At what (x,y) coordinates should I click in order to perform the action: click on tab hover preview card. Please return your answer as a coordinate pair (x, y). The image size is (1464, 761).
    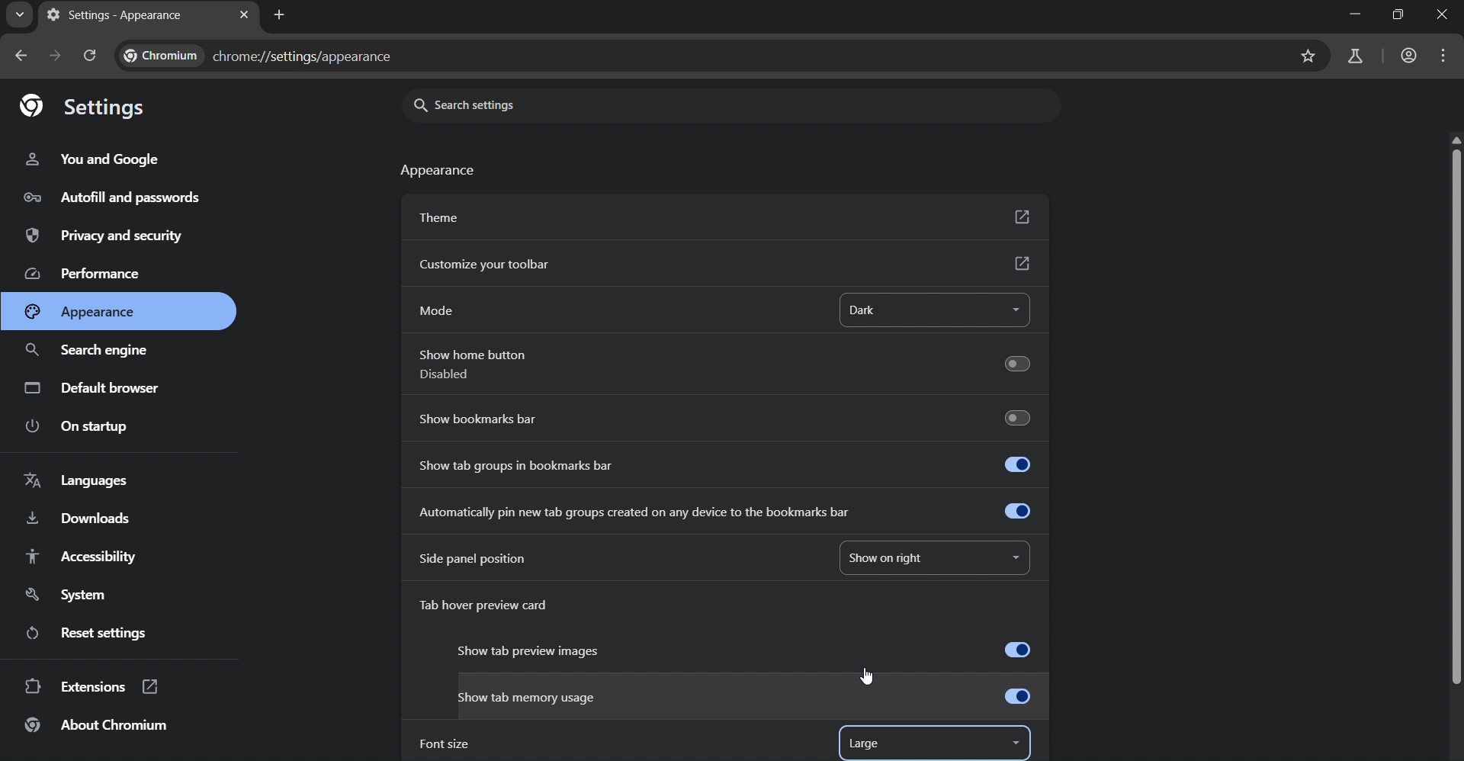
    Looking at the image, I should click on (496, 608).